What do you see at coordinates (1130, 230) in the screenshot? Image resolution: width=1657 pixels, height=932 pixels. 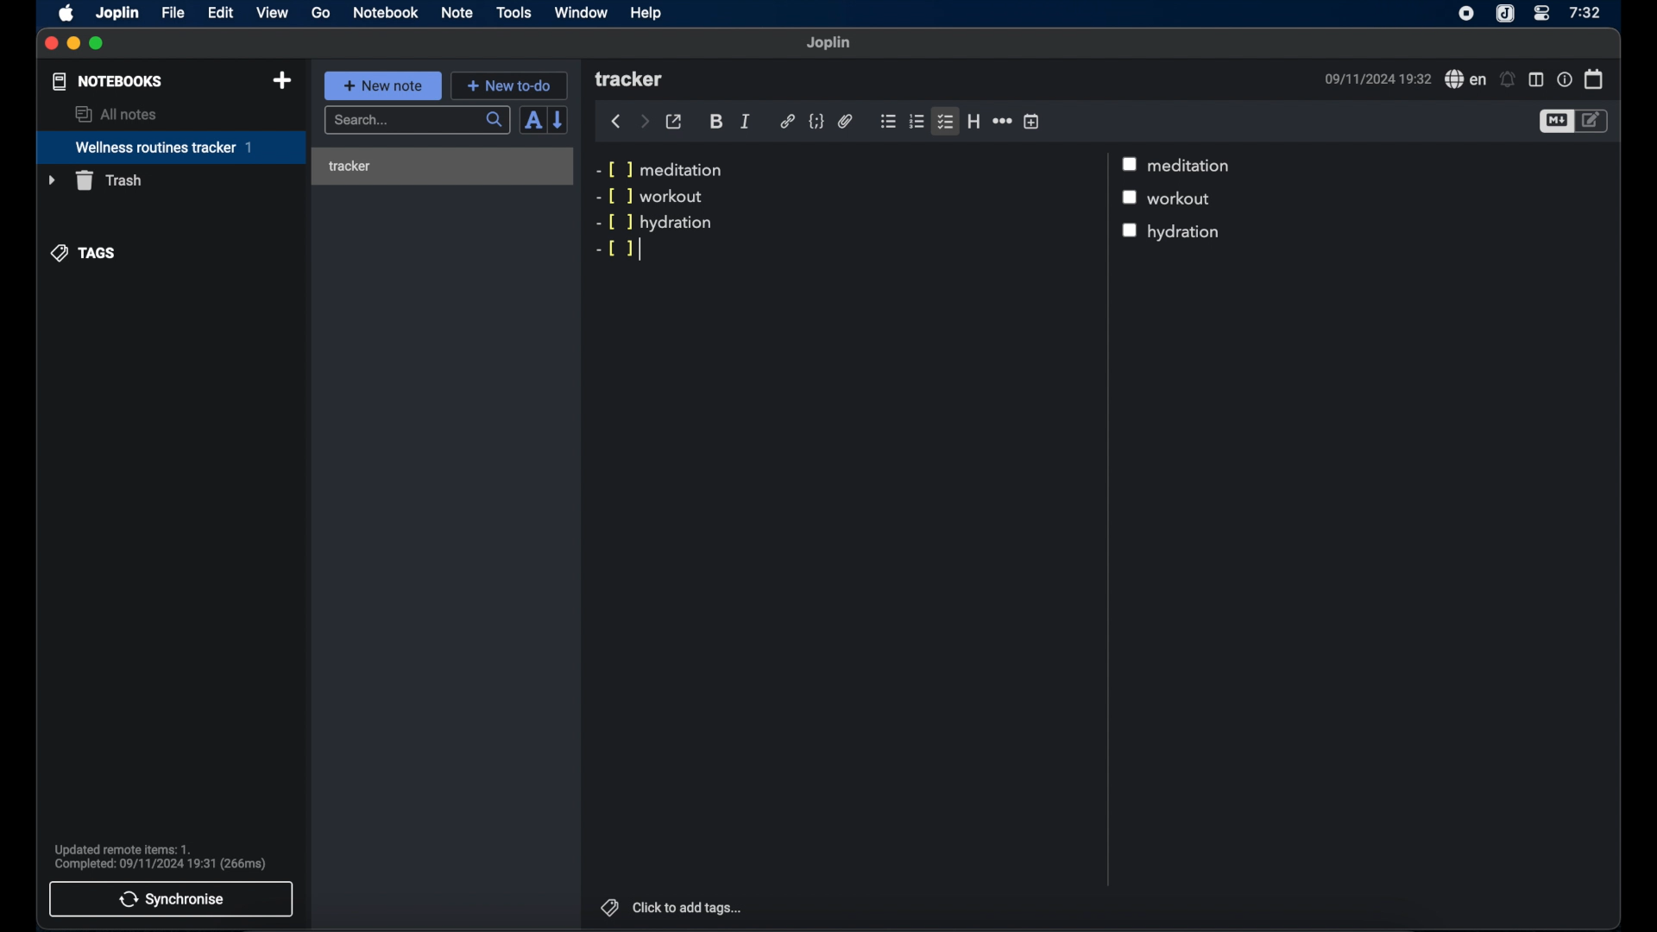 I see `Checkbox` at bounding box center [1130, 230].